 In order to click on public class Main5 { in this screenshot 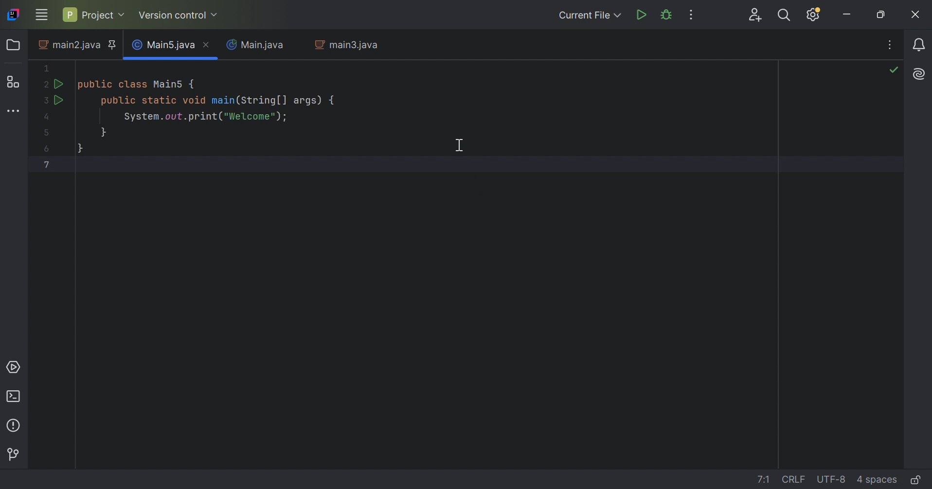, I will do `click(141, 83)`.